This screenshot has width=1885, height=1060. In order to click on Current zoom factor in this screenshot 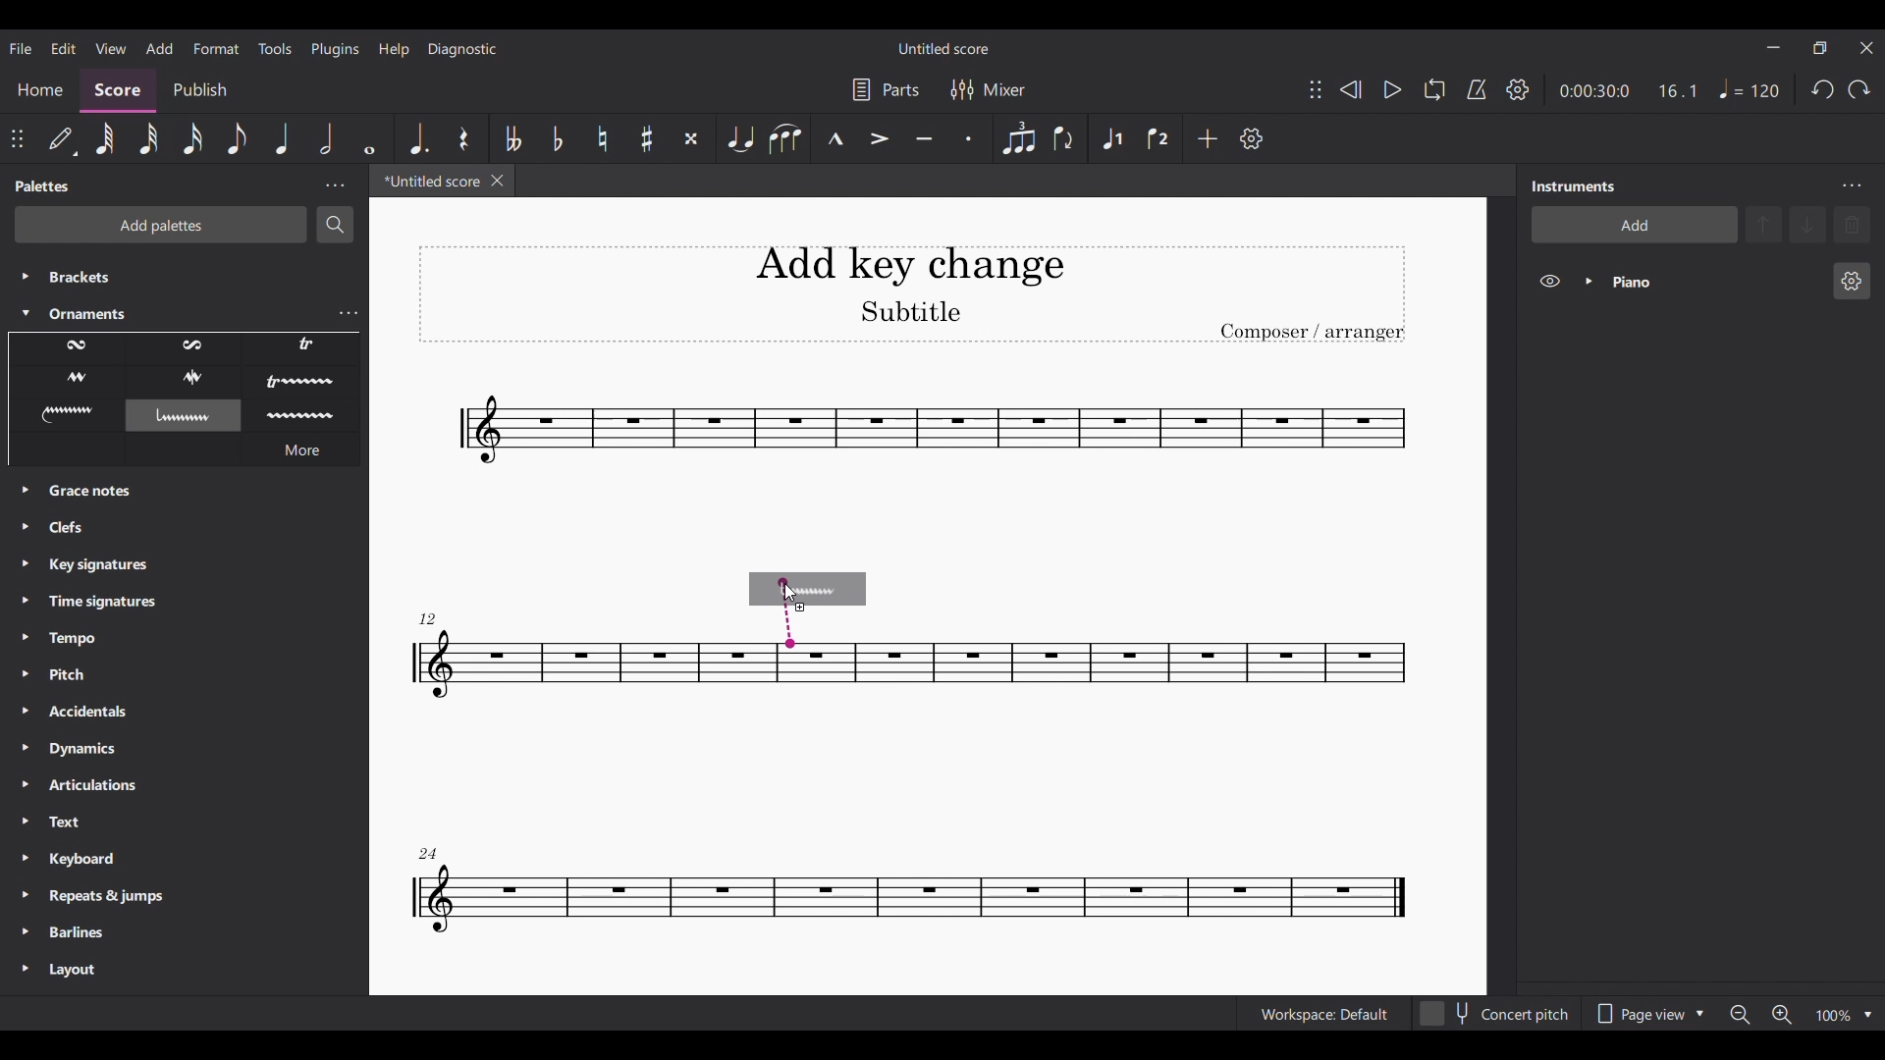, I will do `click(1834, 1017)`.